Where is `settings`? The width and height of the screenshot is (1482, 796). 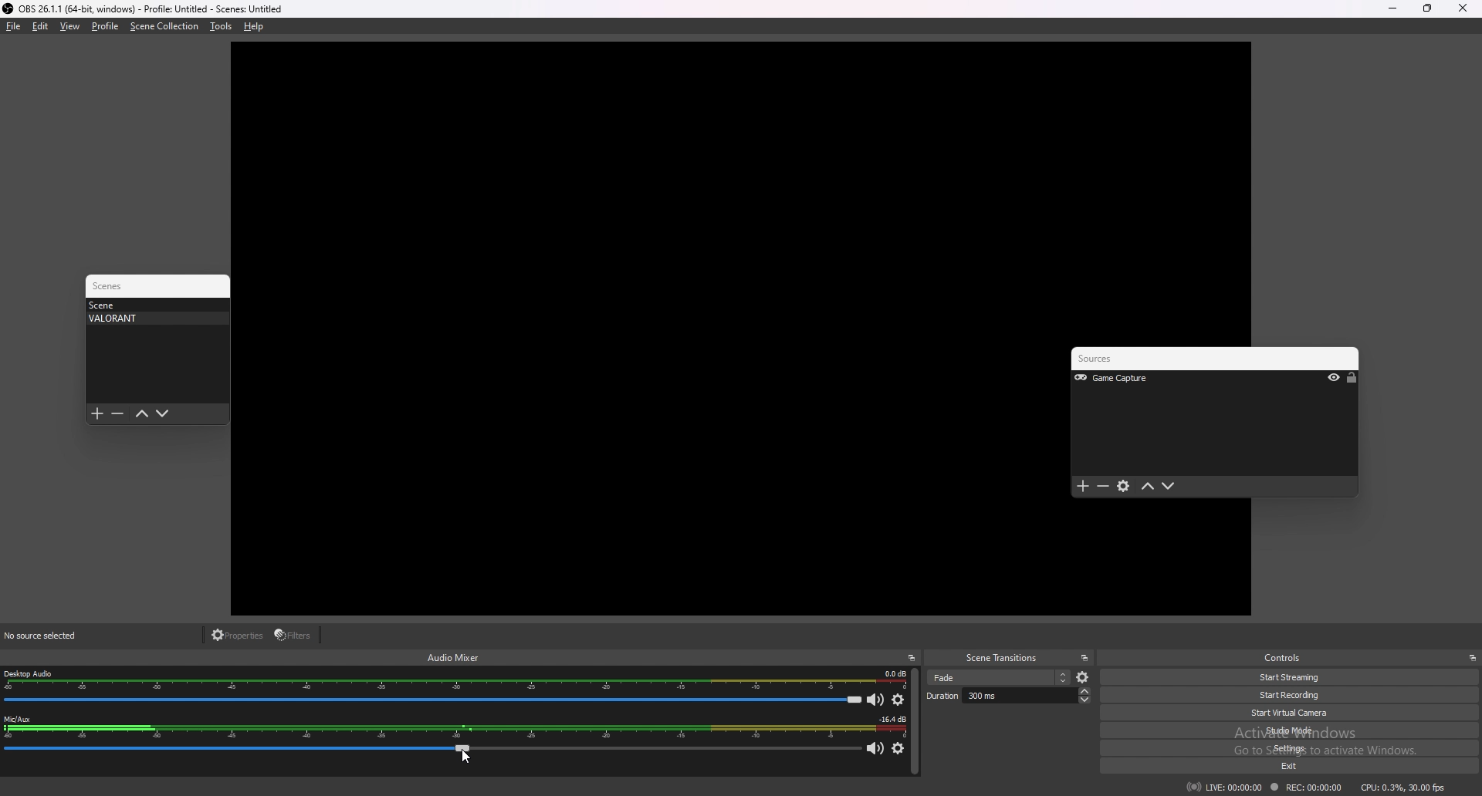 settings is located at coordinates (1125, 487).